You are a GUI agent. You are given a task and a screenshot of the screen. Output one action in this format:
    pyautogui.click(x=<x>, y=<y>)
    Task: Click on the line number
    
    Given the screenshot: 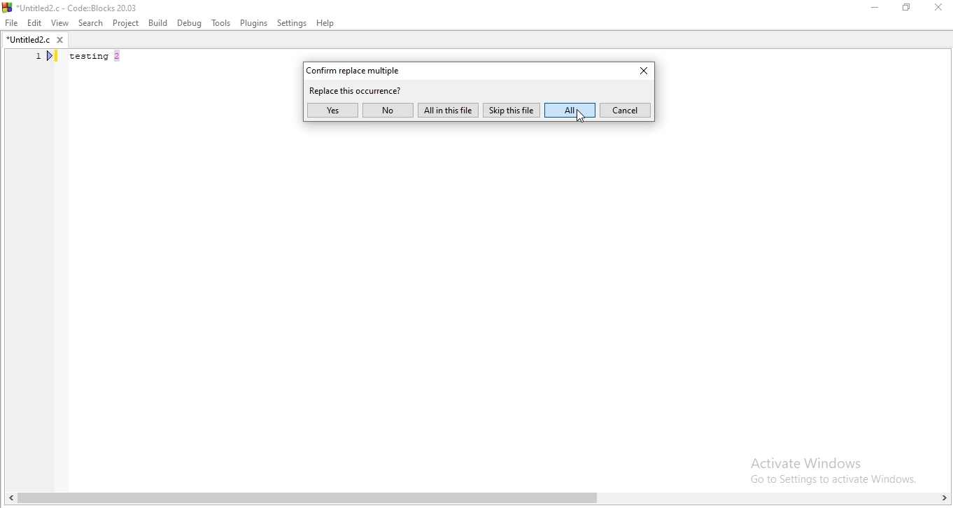 What is the action you would take?
    pyautogui.click(x=45, y=58)
    